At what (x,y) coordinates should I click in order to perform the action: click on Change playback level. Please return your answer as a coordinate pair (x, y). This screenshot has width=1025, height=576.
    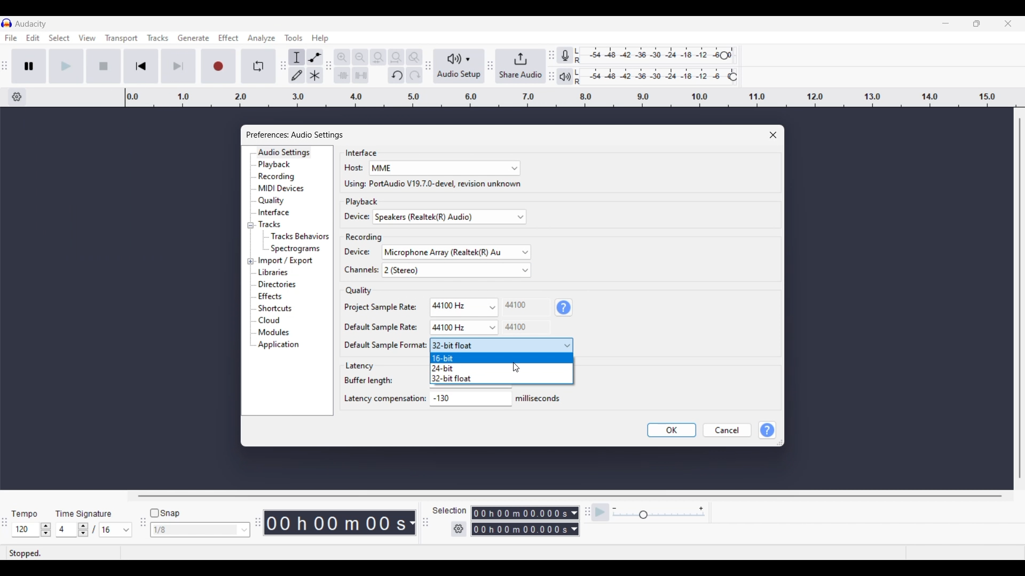
    Looking at the image, I should click on (733, 77).